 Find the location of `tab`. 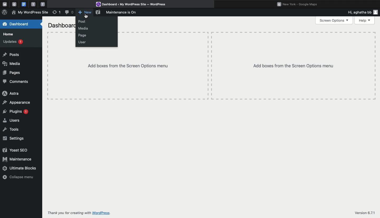

tab is located at coordinates (43, 4).